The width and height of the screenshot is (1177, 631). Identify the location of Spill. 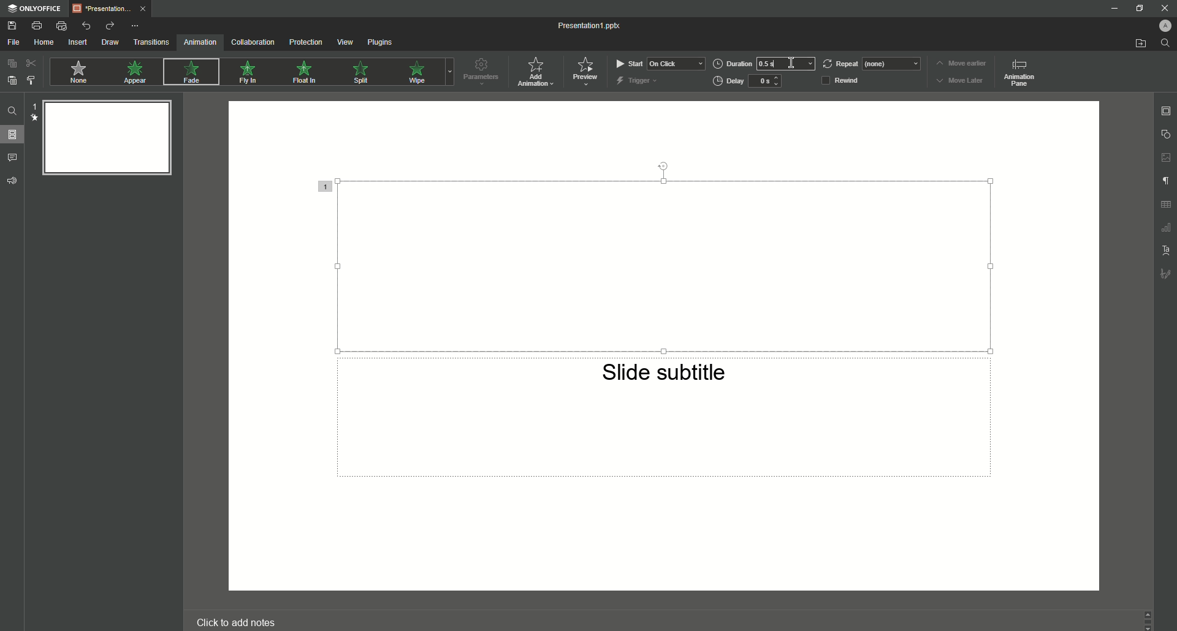
(362, 75).